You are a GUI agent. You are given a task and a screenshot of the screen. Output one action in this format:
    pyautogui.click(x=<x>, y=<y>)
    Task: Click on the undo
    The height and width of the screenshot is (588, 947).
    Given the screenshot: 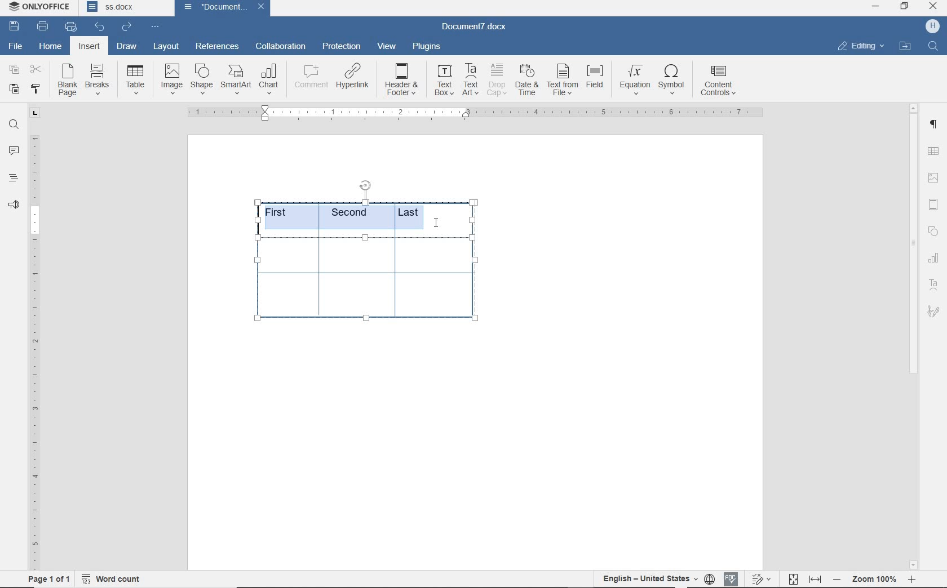 What is the action you would take?
    pyautogui.click(x=99, y=26)
    